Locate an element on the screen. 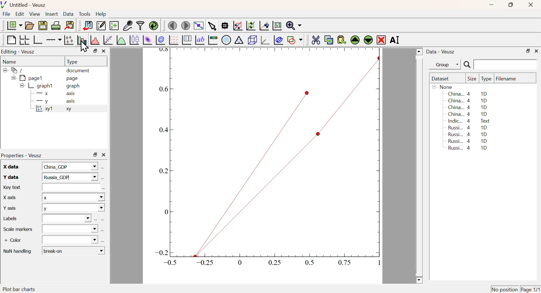  Base Graph is located at coordinates (37, 40).